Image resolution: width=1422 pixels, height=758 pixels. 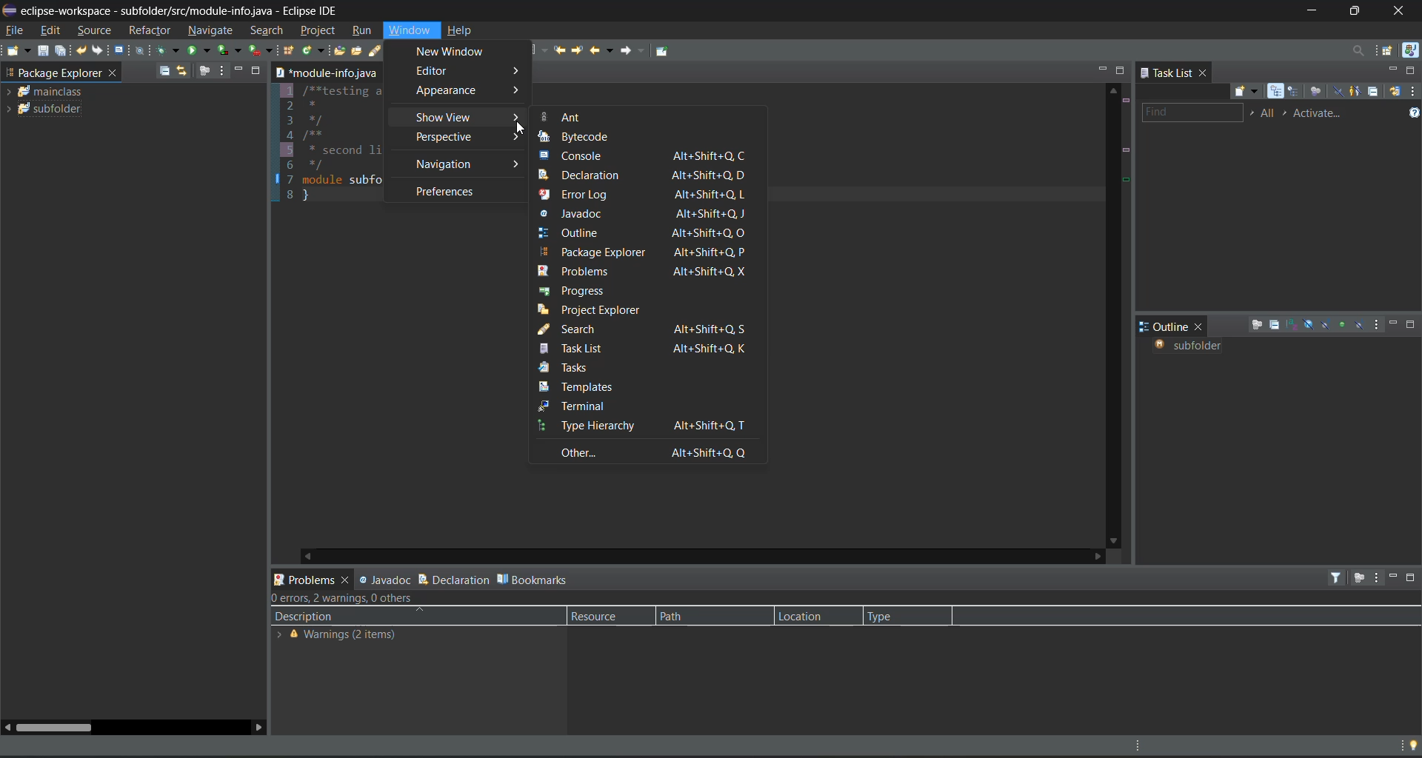 I want to click on tip of the day, so click(x=1410, y=745).